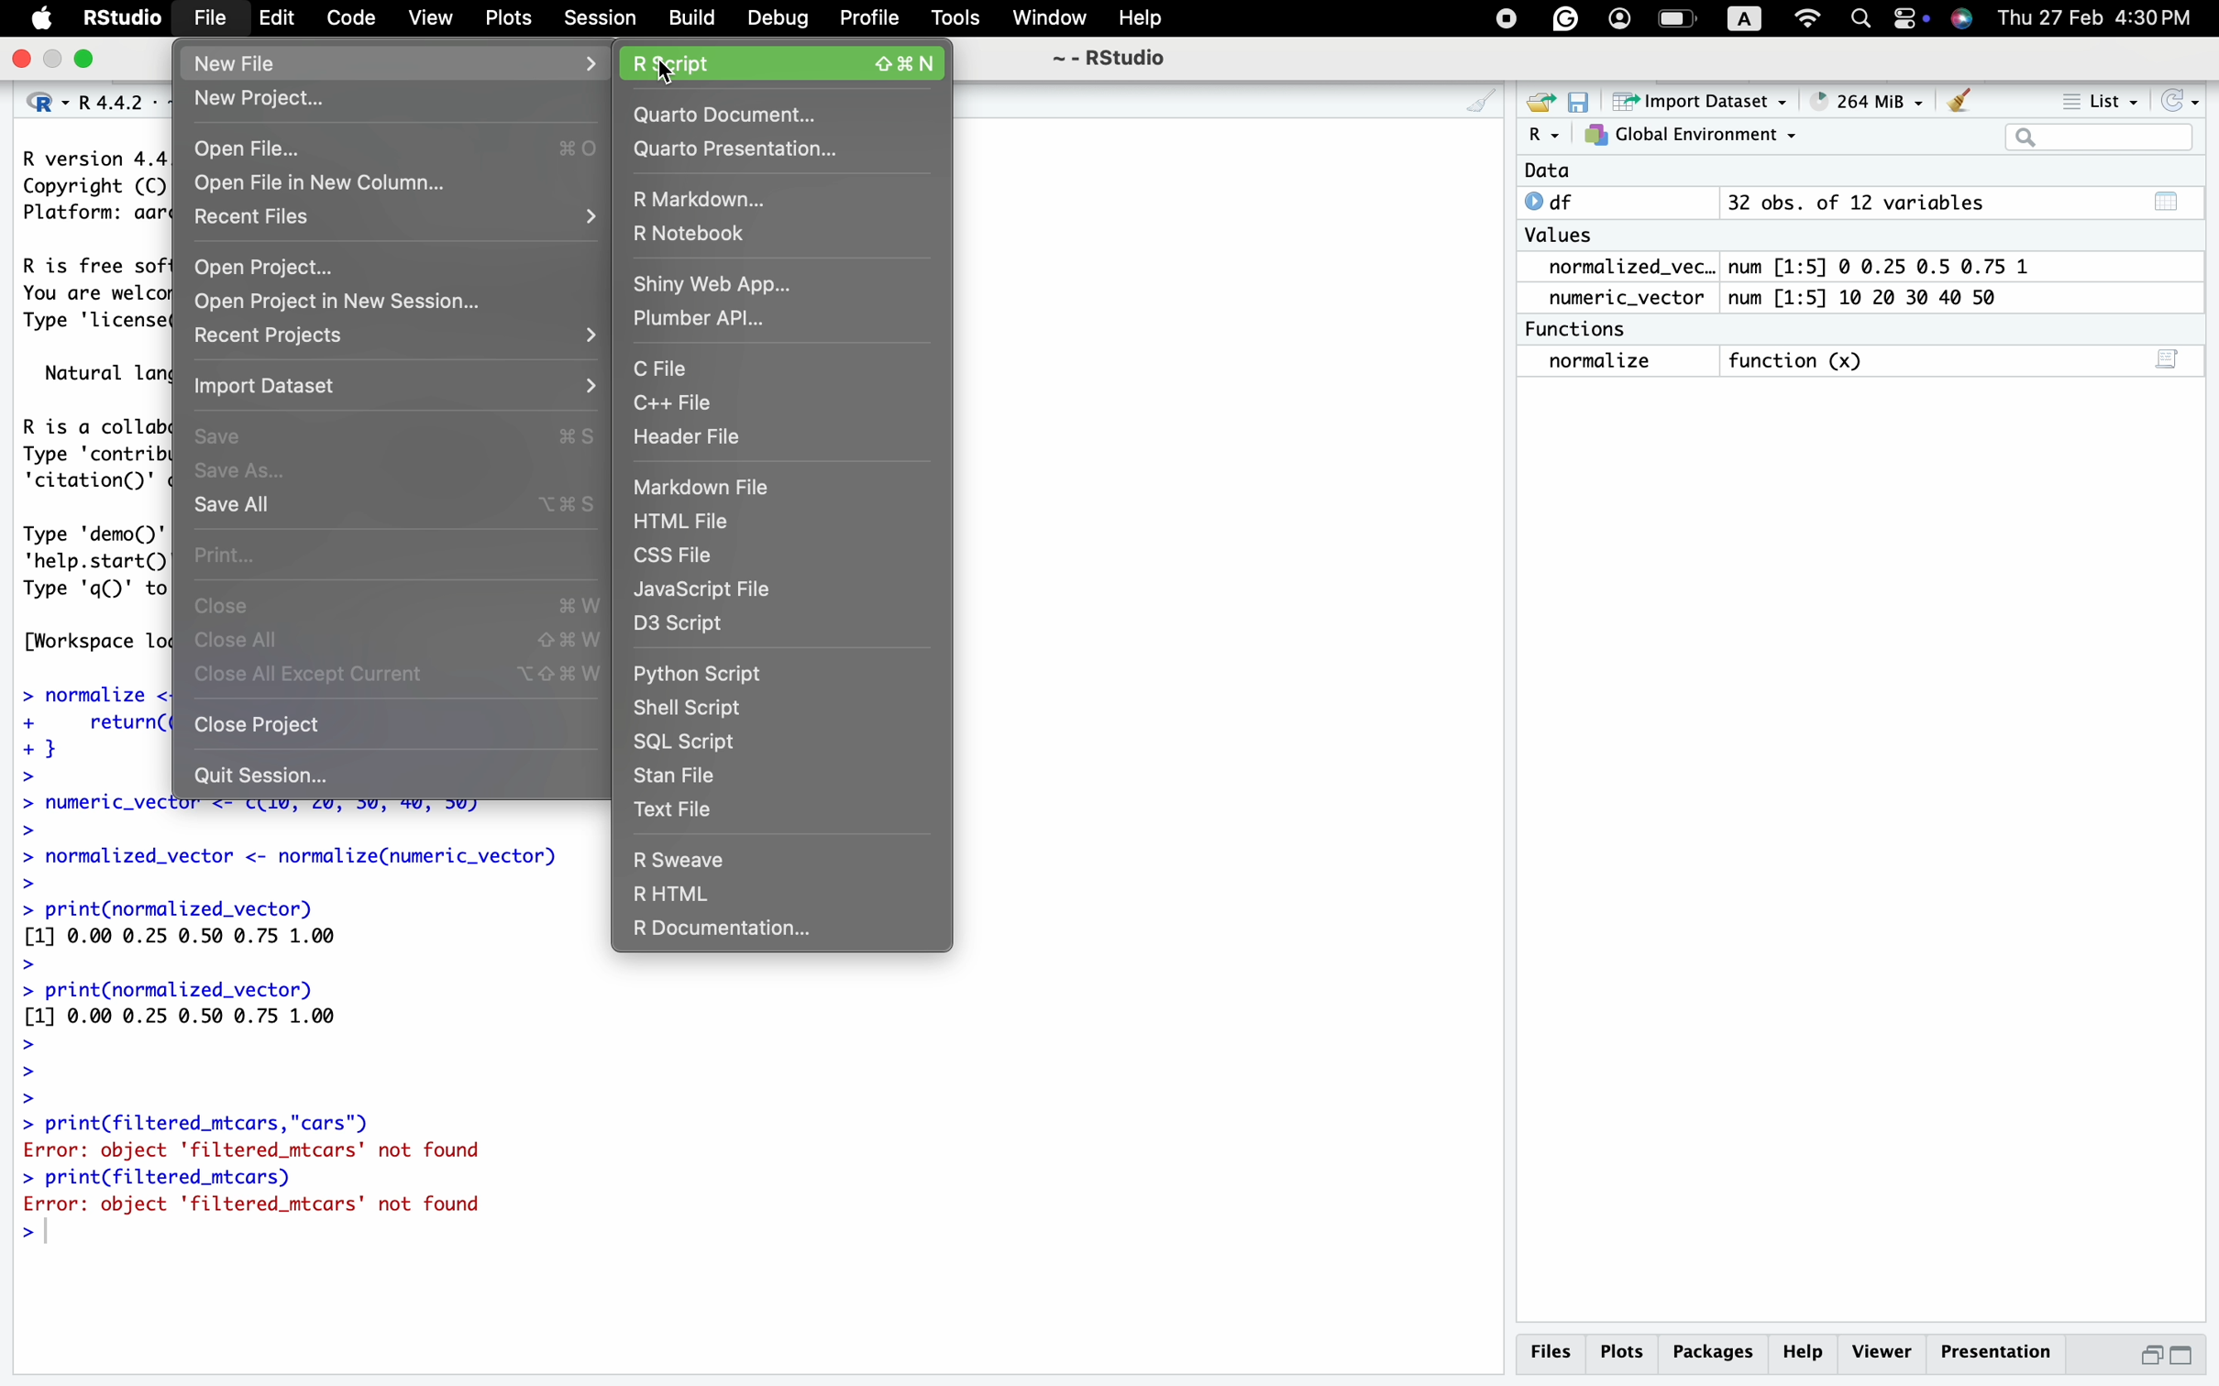  What do you see at coordinates (1583, 330) in the screenshot?
I see `functions` at bounding box center [1583, 330].